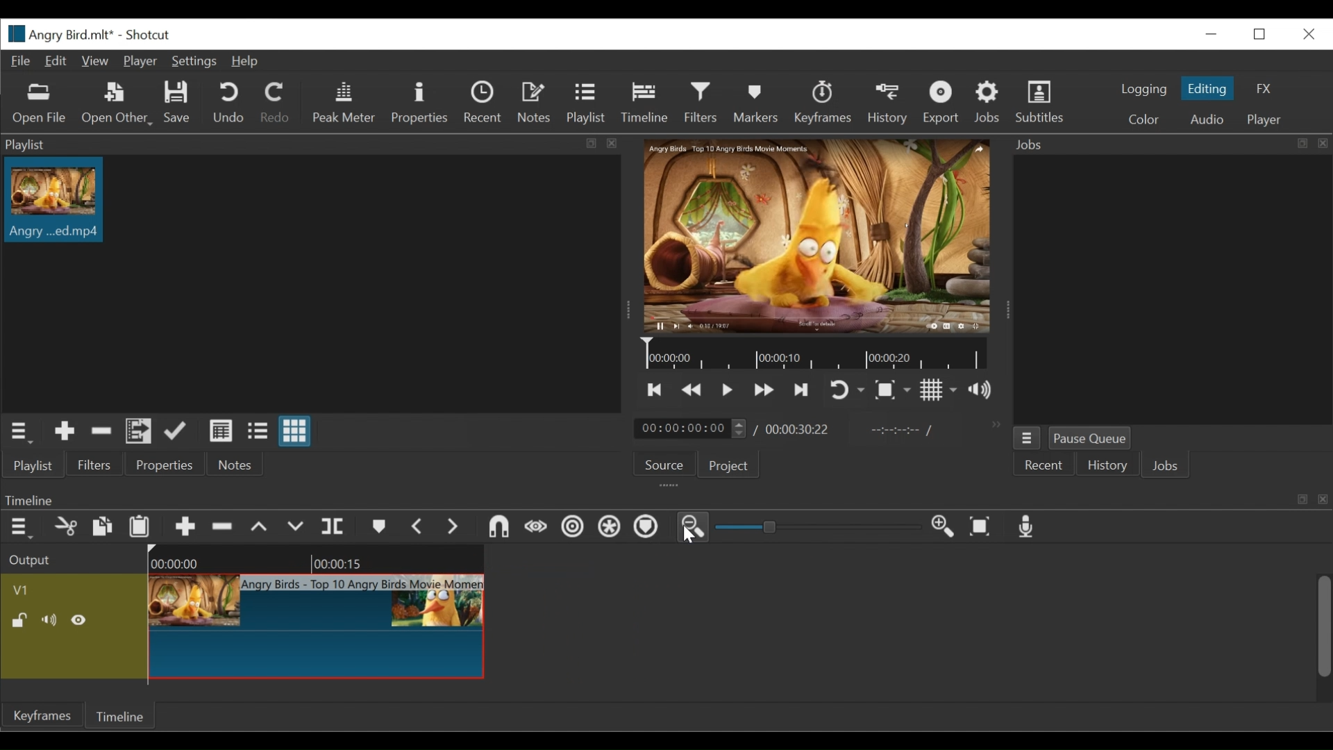  Describe the element at coordinates (730, 390) in the screenshot. I see `Toggle play or pause` at that location.